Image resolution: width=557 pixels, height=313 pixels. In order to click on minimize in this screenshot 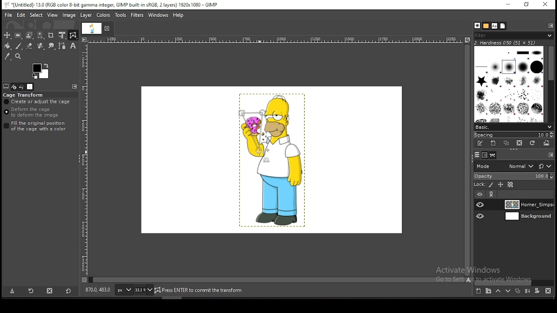, I will do `click(508, 5)`.